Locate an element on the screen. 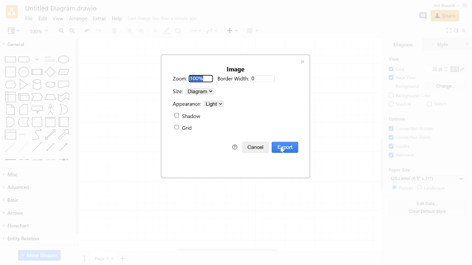 The image size is (472, 265). Potrait is located at coordinates (402, 188).